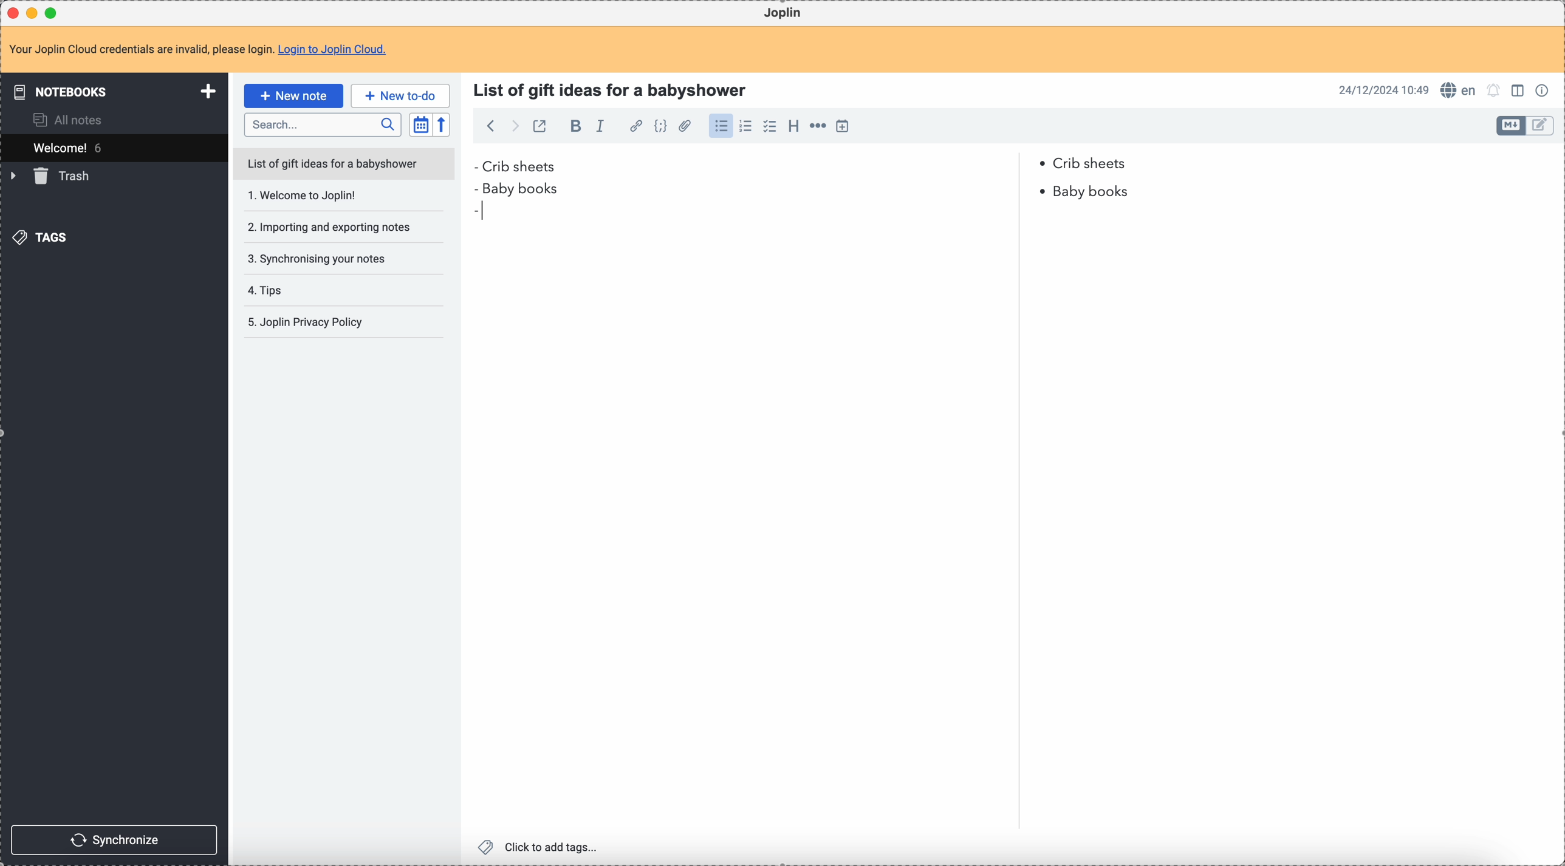 This screenshot has width=1565, height=866. What do you see at coordinates (117, 839) in the screenshot?
I see `synchronize` at bounding box center [117, 839].